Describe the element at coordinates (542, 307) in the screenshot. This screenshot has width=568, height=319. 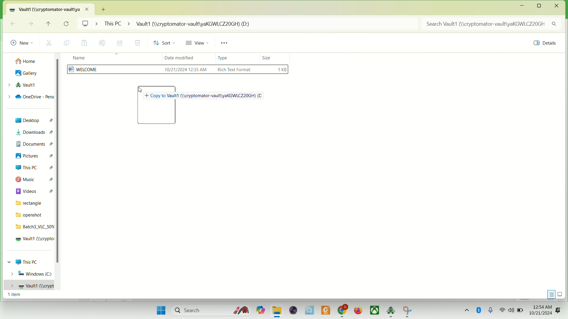
I see `time` at that location.